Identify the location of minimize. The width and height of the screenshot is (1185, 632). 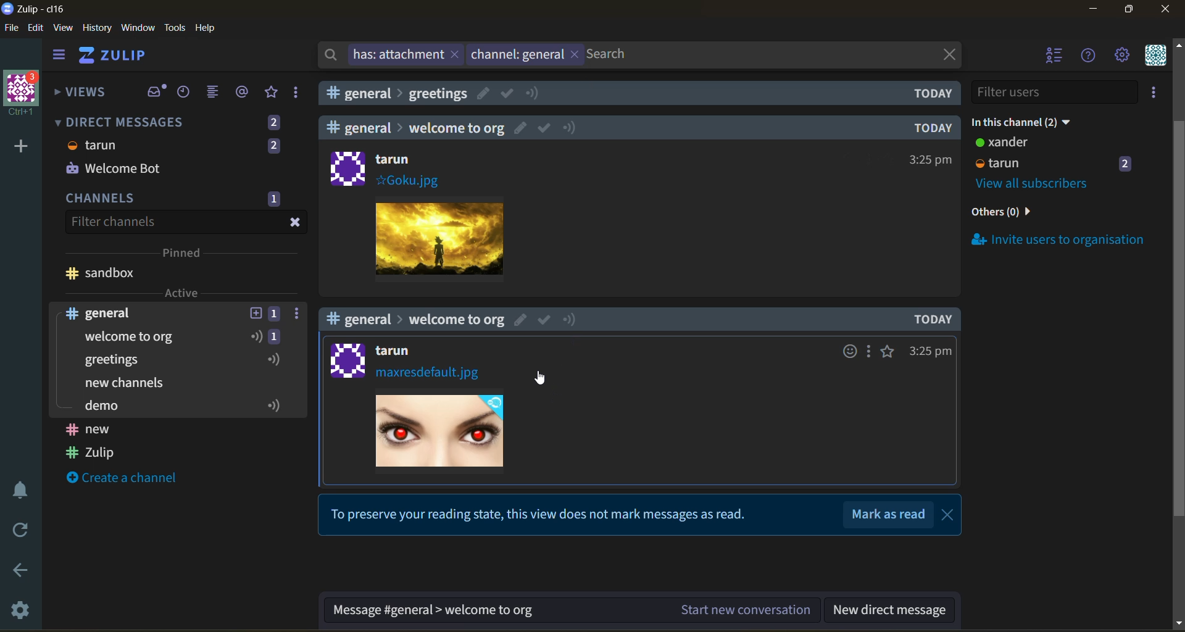
(1093, 9).